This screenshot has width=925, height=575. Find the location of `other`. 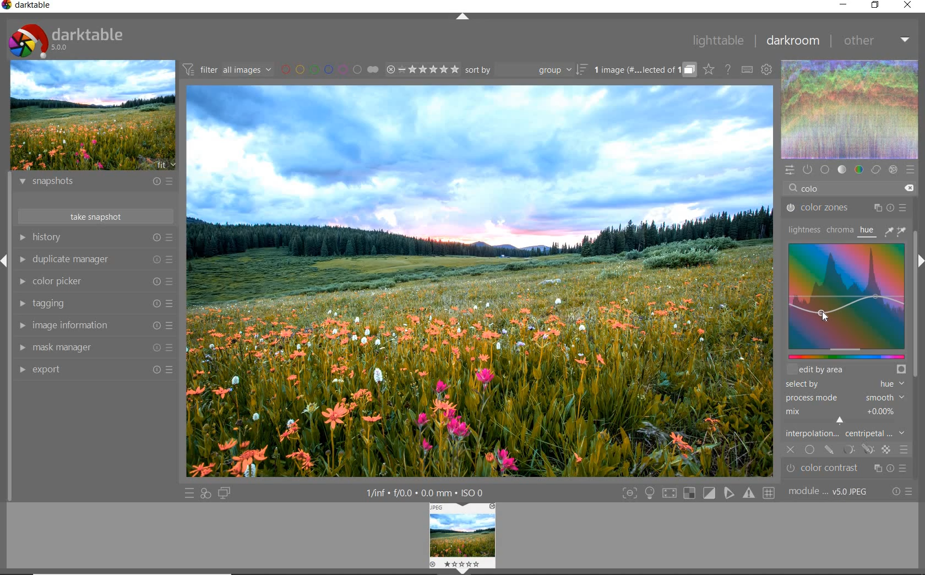

other is located at coordinates (878, 40).